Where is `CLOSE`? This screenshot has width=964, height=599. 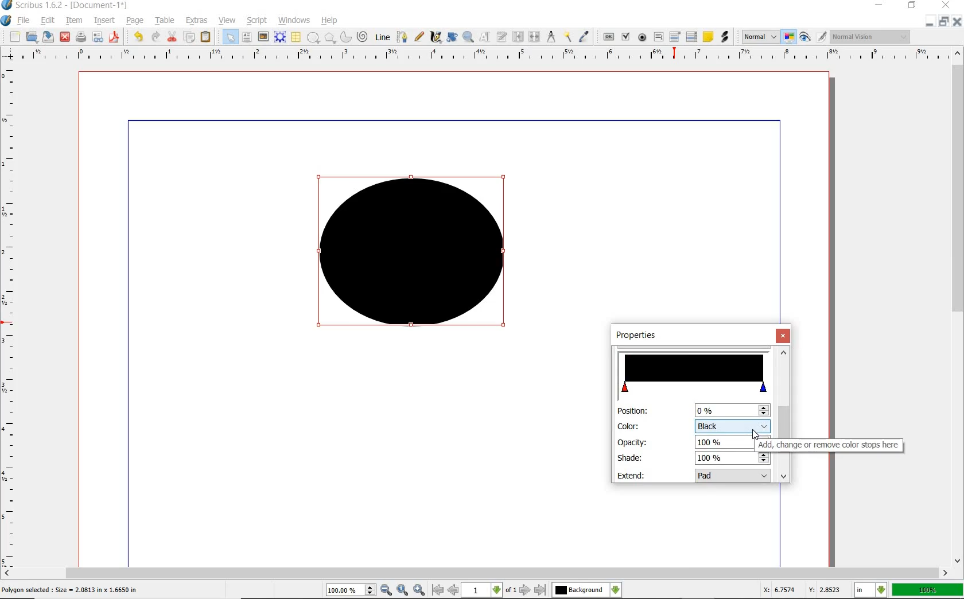
CLOSE is located at coordinates (944, 5).